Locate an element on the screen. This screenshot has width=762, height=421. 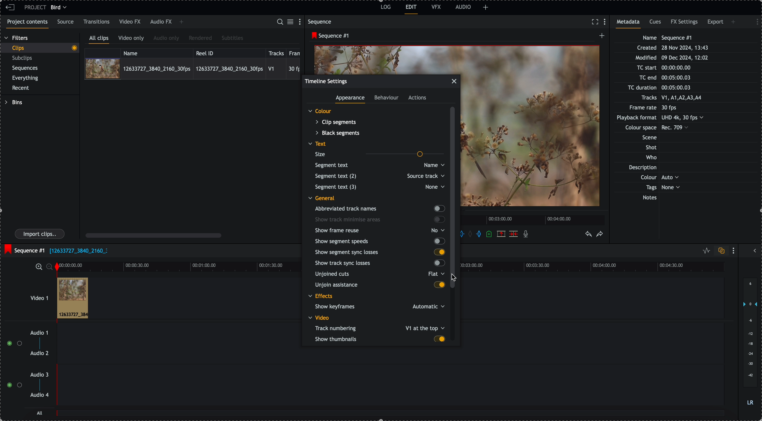
add a cue at the current position is located at coordinates (490, 234).